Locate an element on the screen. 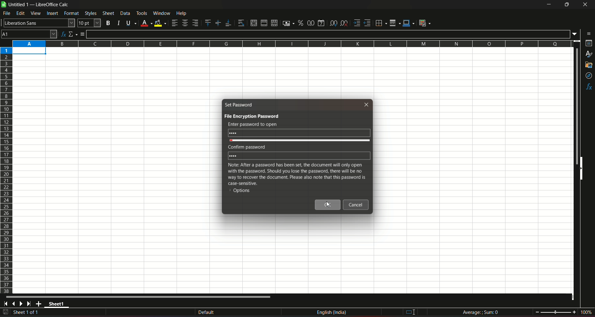  input line is located at coordinates (328, 33).